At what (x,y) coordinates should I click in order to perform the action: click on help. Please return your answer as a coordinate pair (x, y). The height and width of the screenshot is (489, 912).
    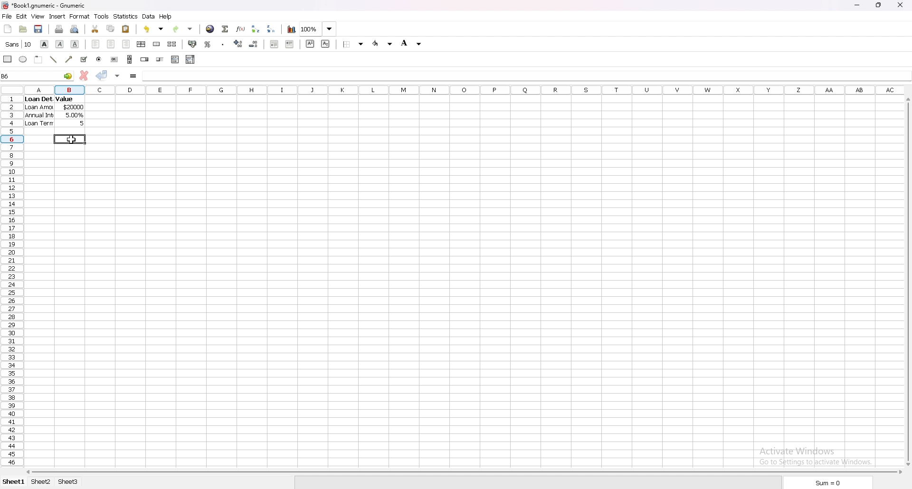
    Looking at the image, I should click on (166, 17).